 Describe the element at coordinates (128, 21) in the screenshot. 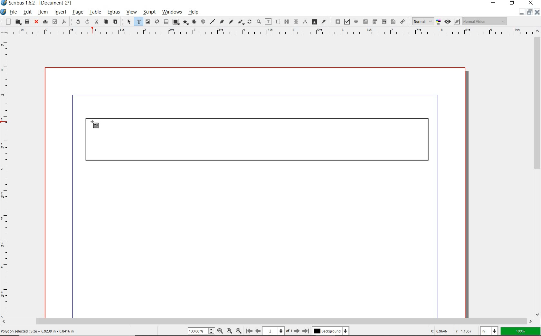

I see `select item` at that location.